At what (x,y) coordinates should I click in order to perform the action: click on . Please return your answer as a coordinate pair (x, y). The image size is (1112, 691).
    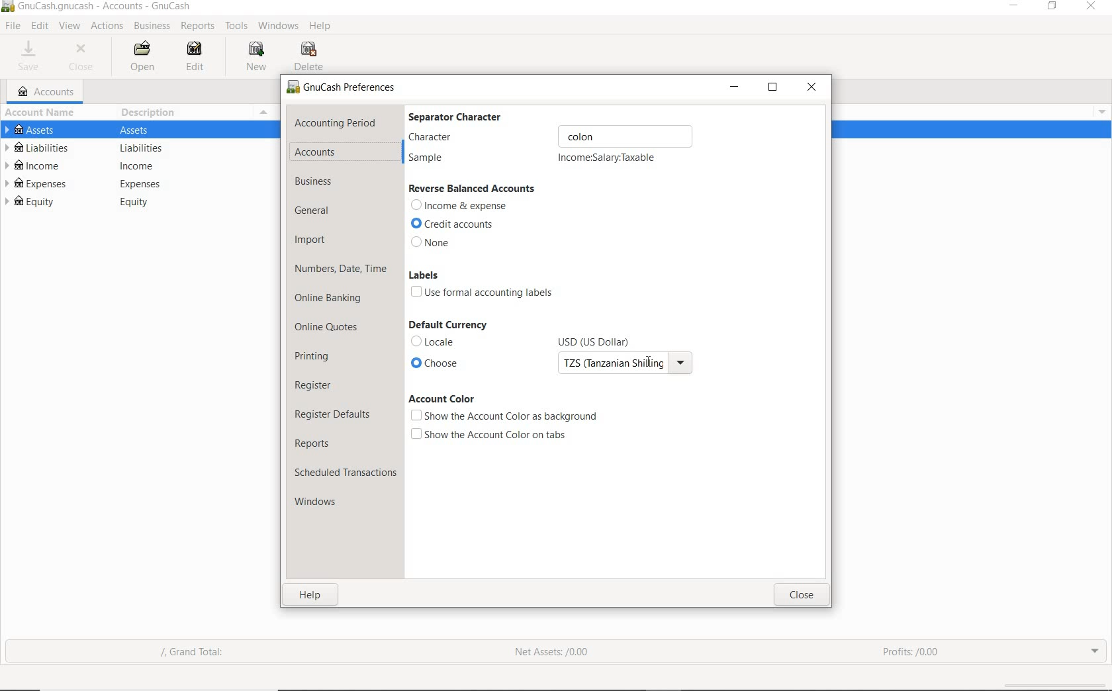
    Looking at the image, I should click on (1099, 110).